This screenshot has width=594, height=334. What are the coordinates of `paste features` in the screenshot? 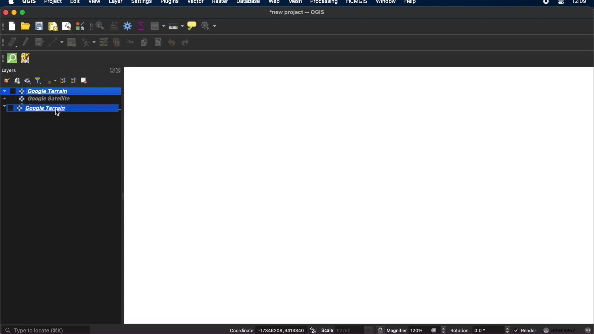 It's located at (159, 42).